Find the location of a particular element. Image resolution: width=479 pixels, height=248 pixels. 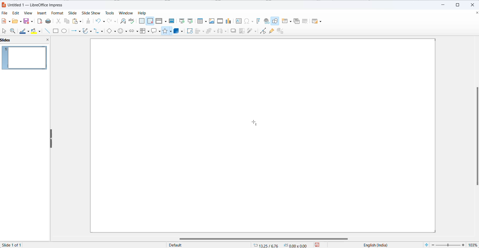

English(India) is located at coordinates (373, 245).